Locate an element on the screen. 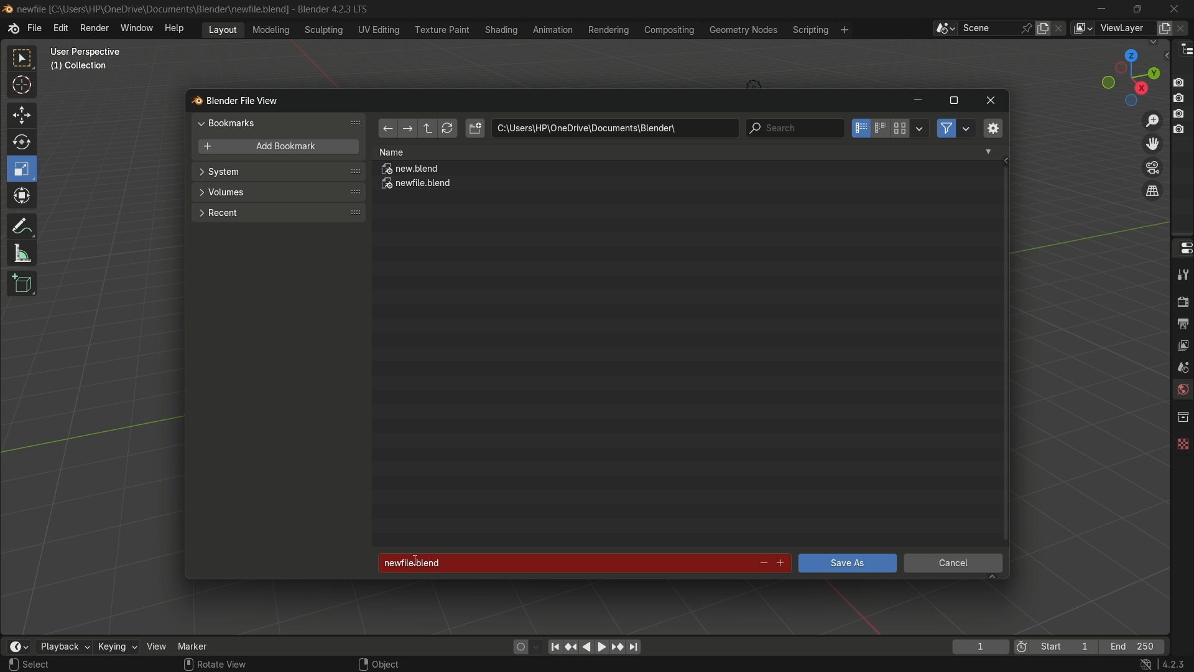 The width and height of the screenshot is (1194, 672). compositing menu is located at coordinates (670, 29).